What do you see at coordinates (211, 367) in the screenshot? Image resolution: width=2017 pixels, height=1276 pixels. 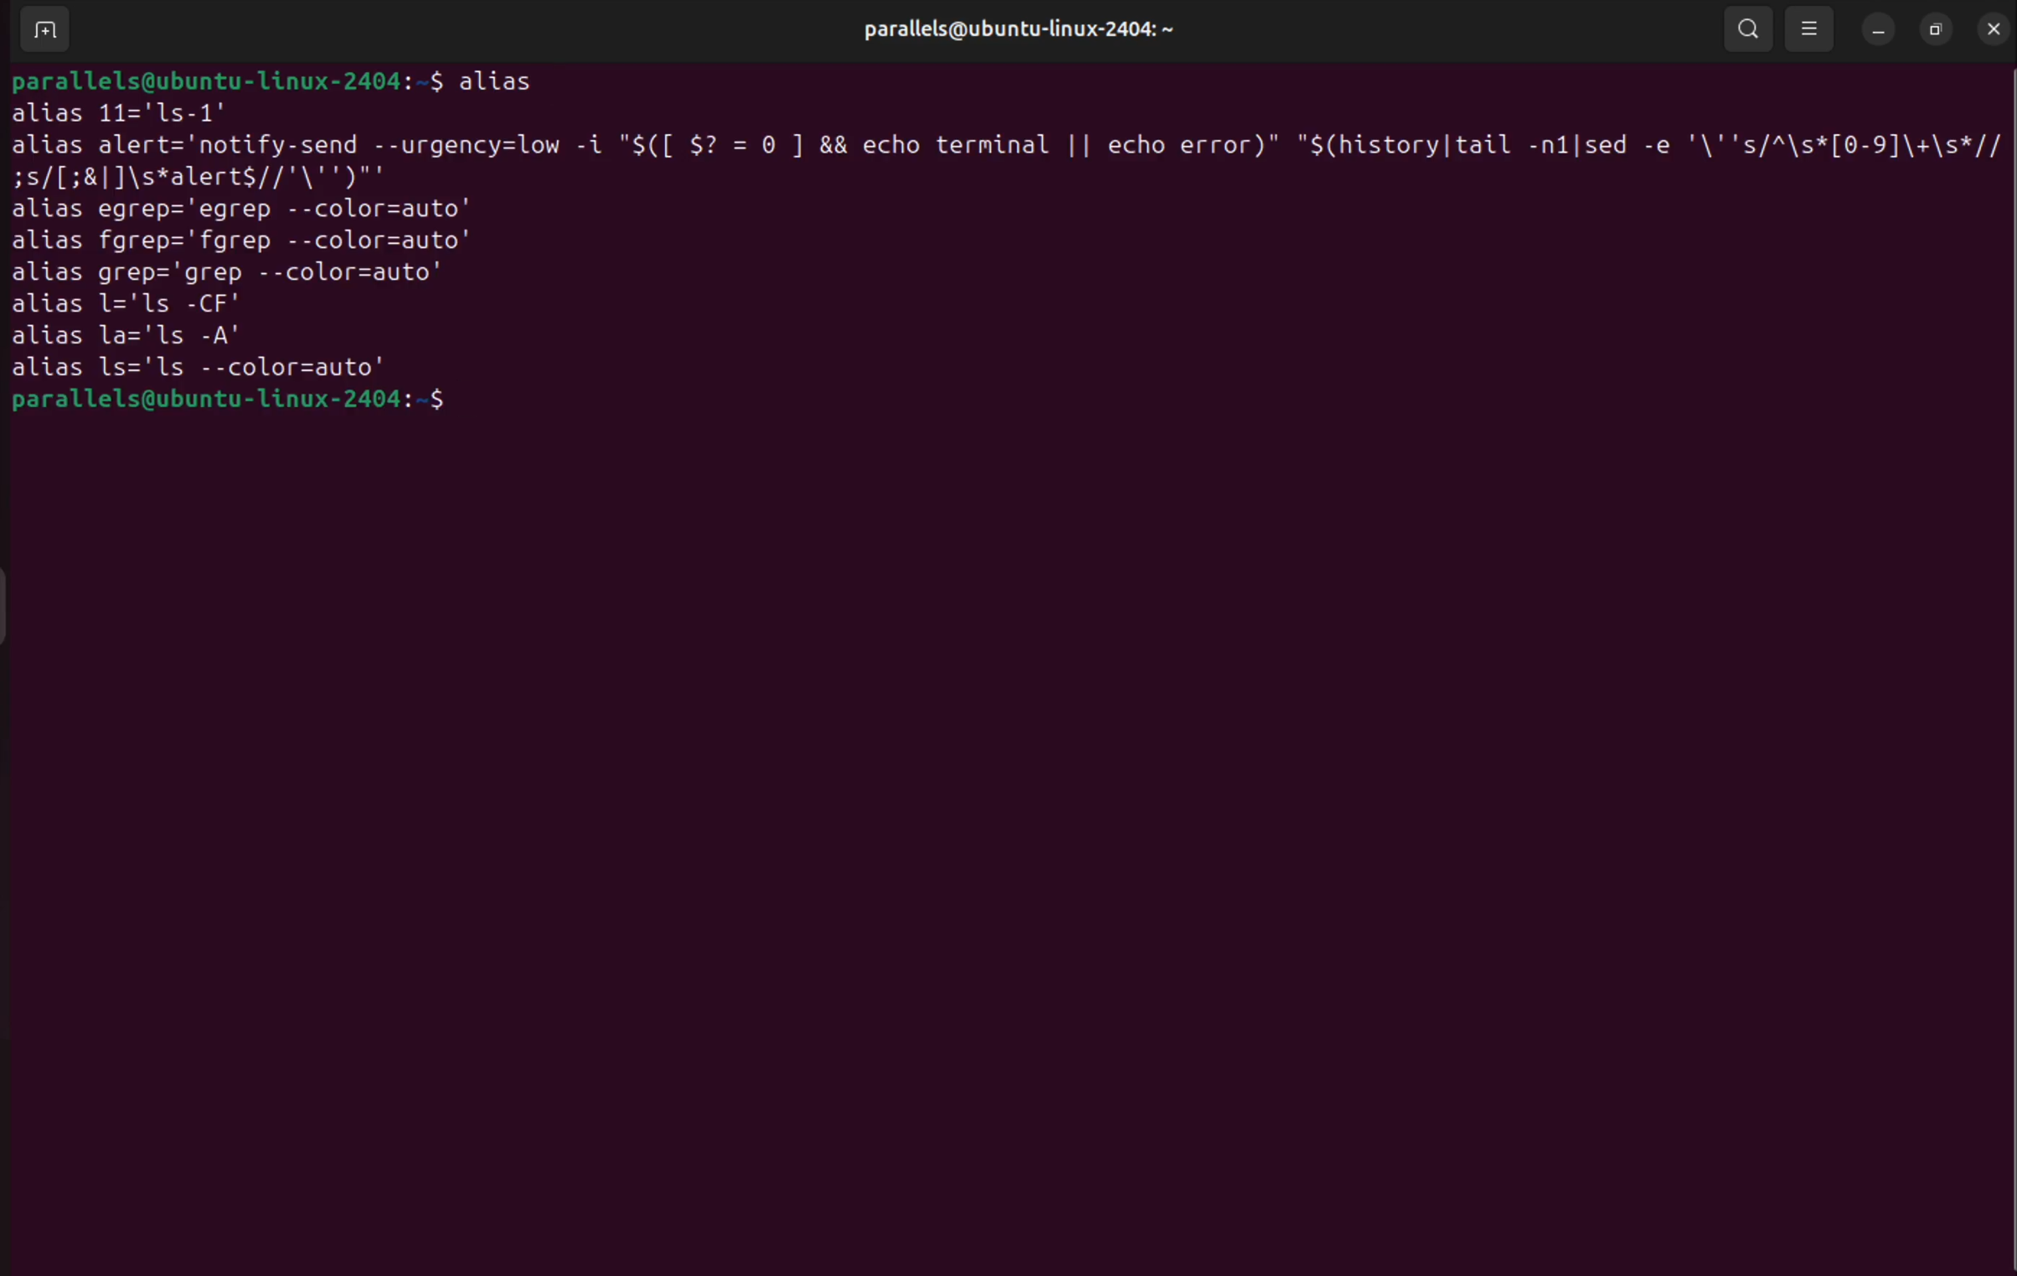 I see `alias ls ` at bounding box center [211, 367].